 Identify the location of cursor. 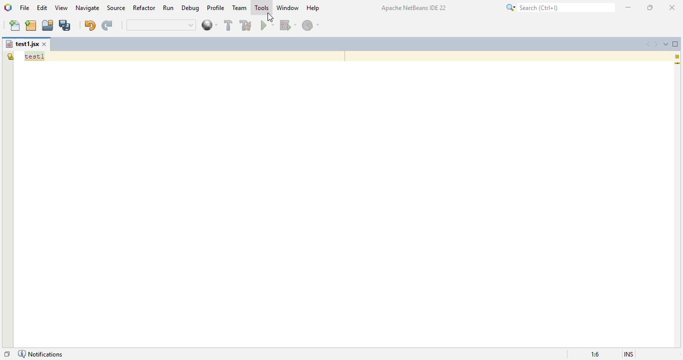
(270, 17).